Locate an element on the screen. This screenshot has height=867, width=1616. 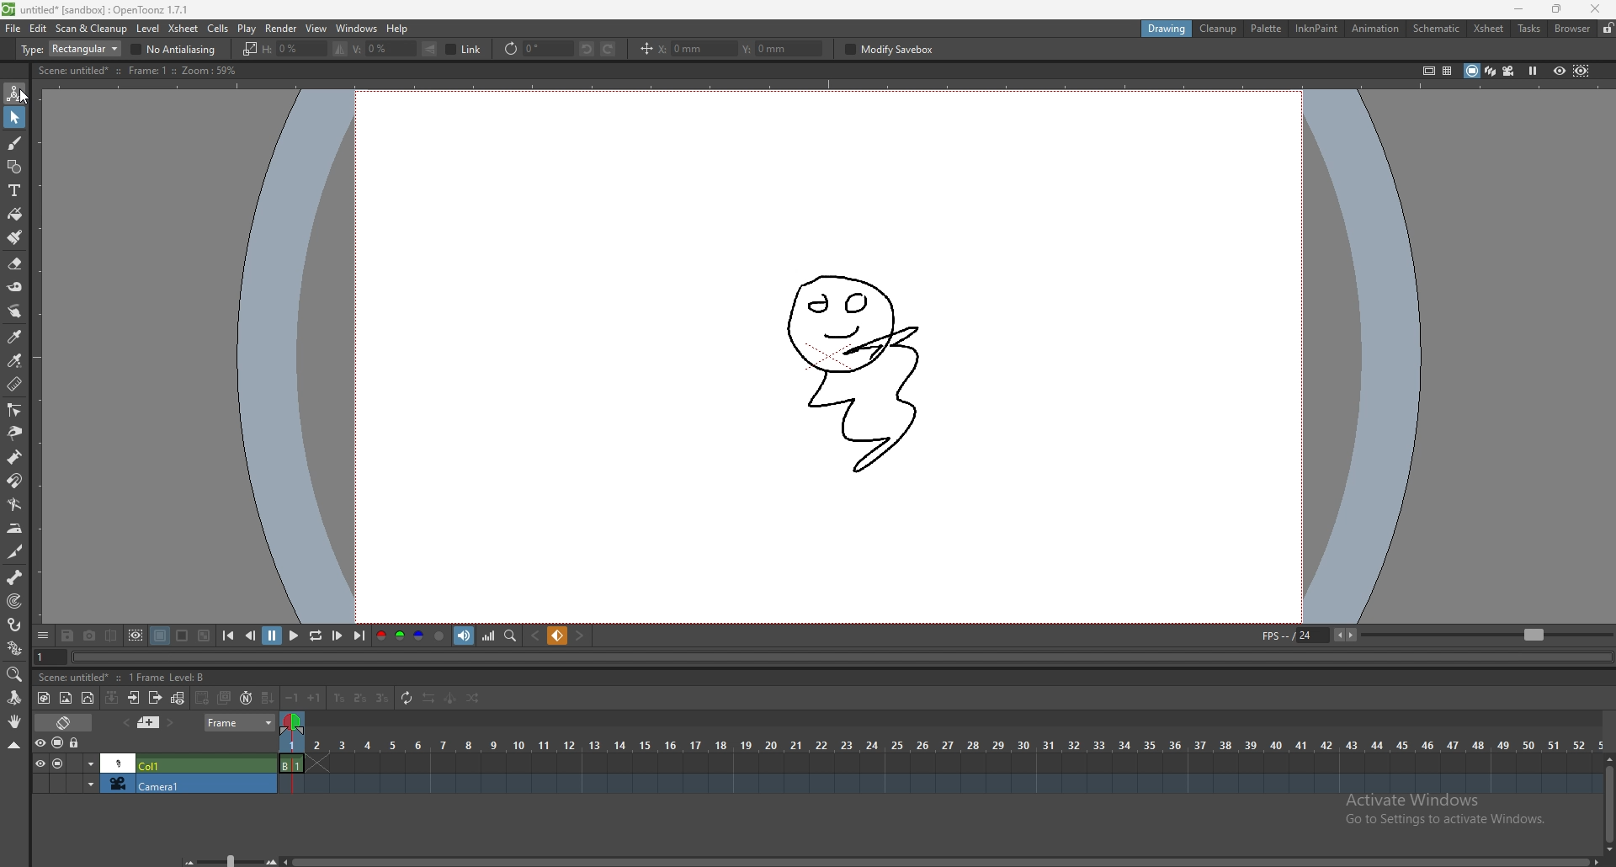
view is located at coordinates (317, 29).